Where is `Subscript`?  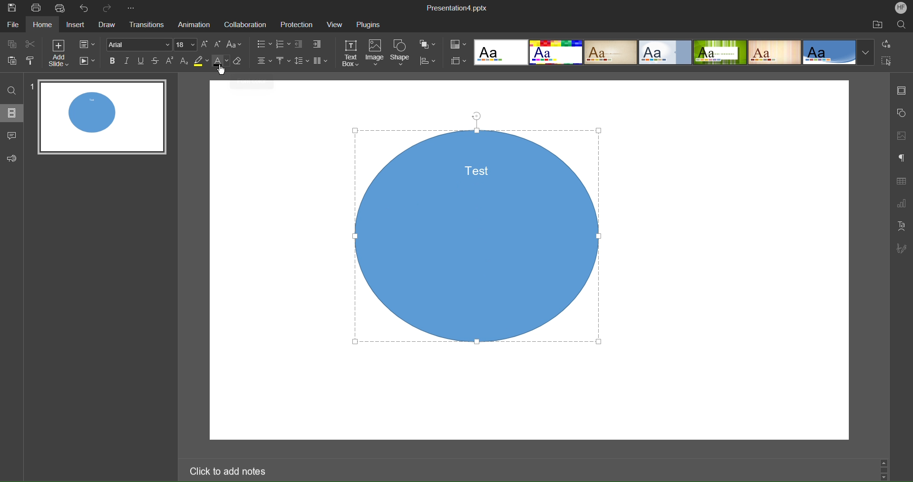
Subscript is located at coordinates (185, 62).